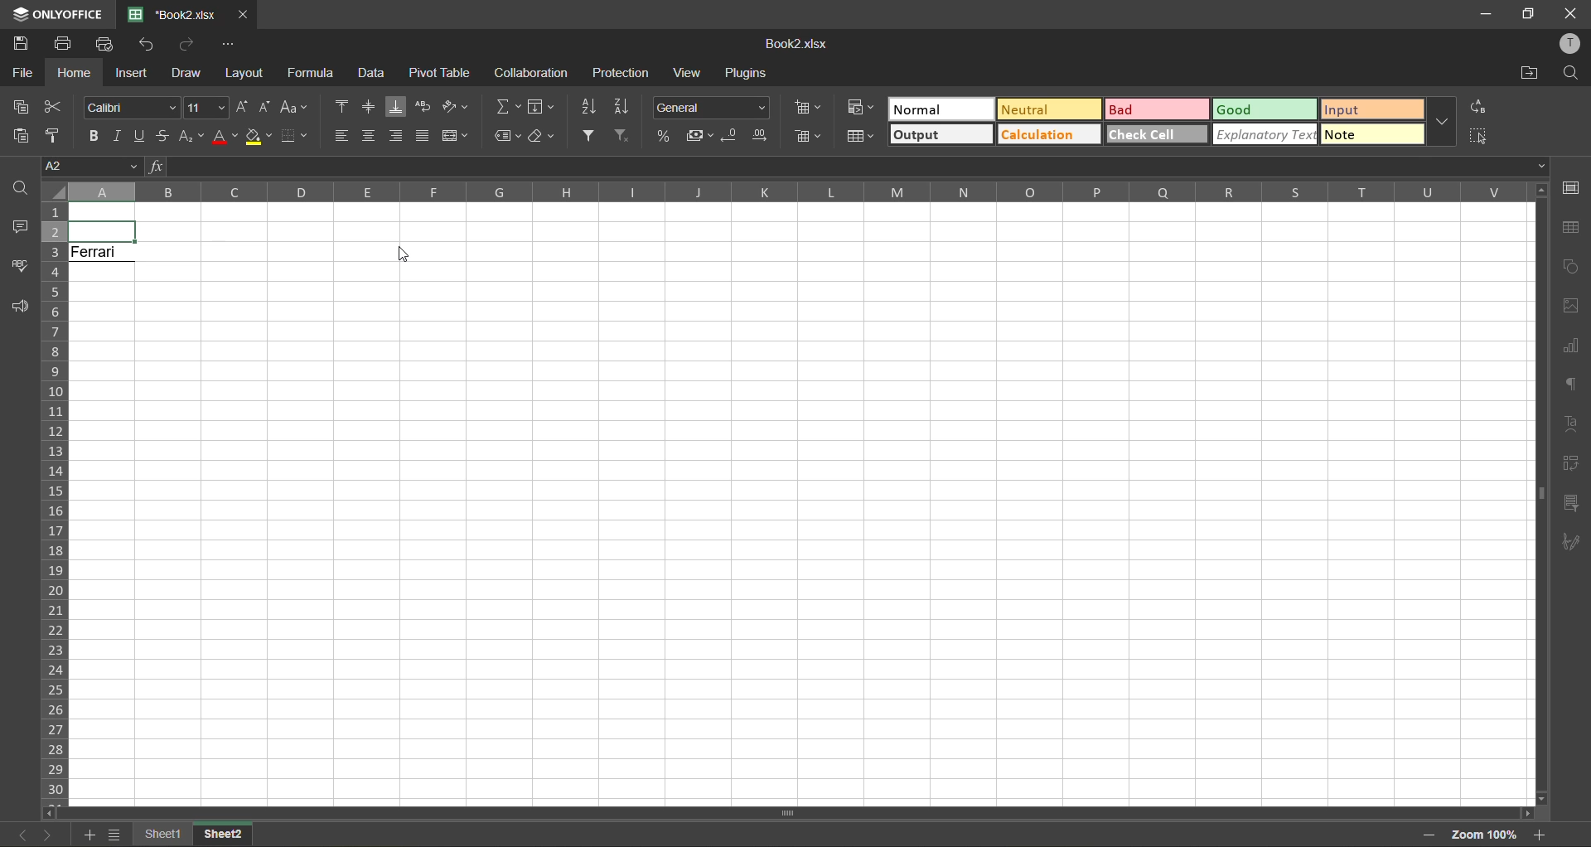  Describe the element at coordinates (453, 136) in the screenshot. I see `merge and center` at that location.